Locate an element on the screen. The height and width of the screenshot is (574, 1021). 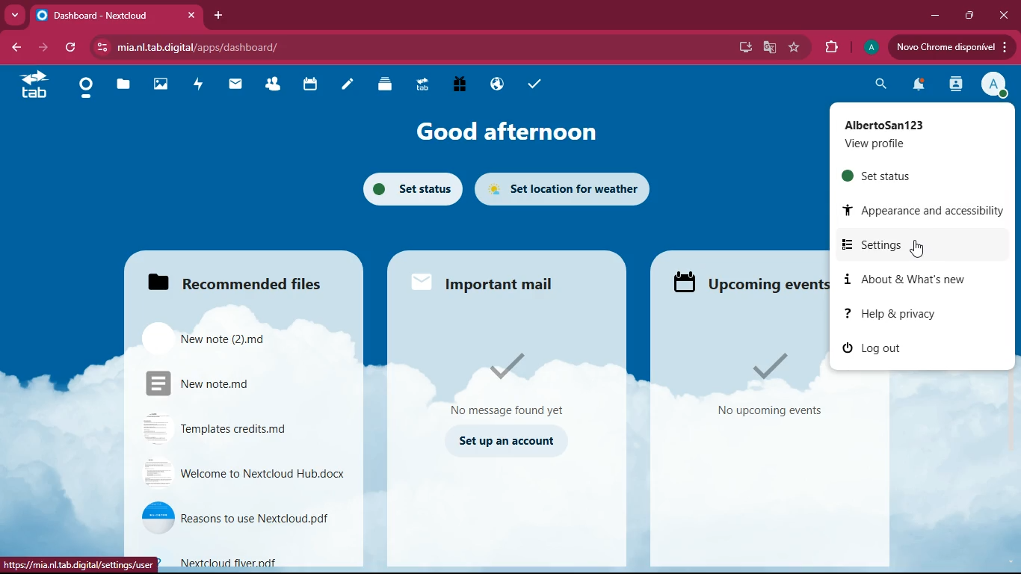
file is located at coordinates (259, 561).